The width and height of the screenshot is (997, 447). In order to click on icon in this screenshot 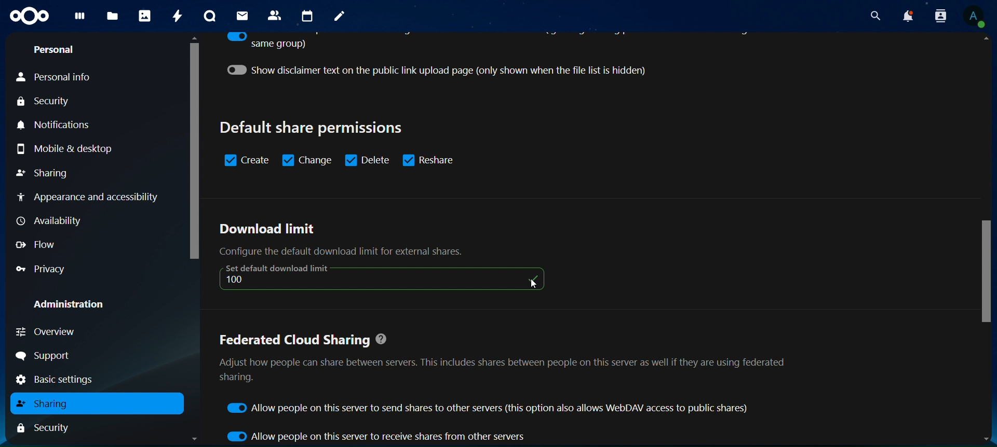, I will do `click(383, 277)`.